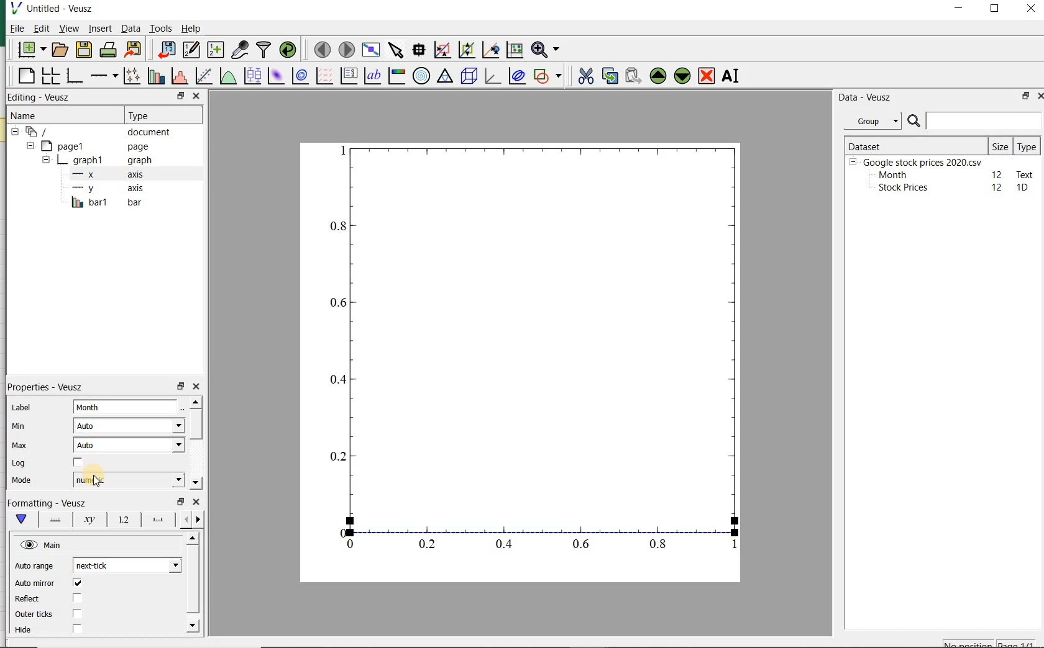 This screenshot has height=648, width=1044. Describe the element at coordinates (997, 174) in the screenshot. I see `12` at that location.